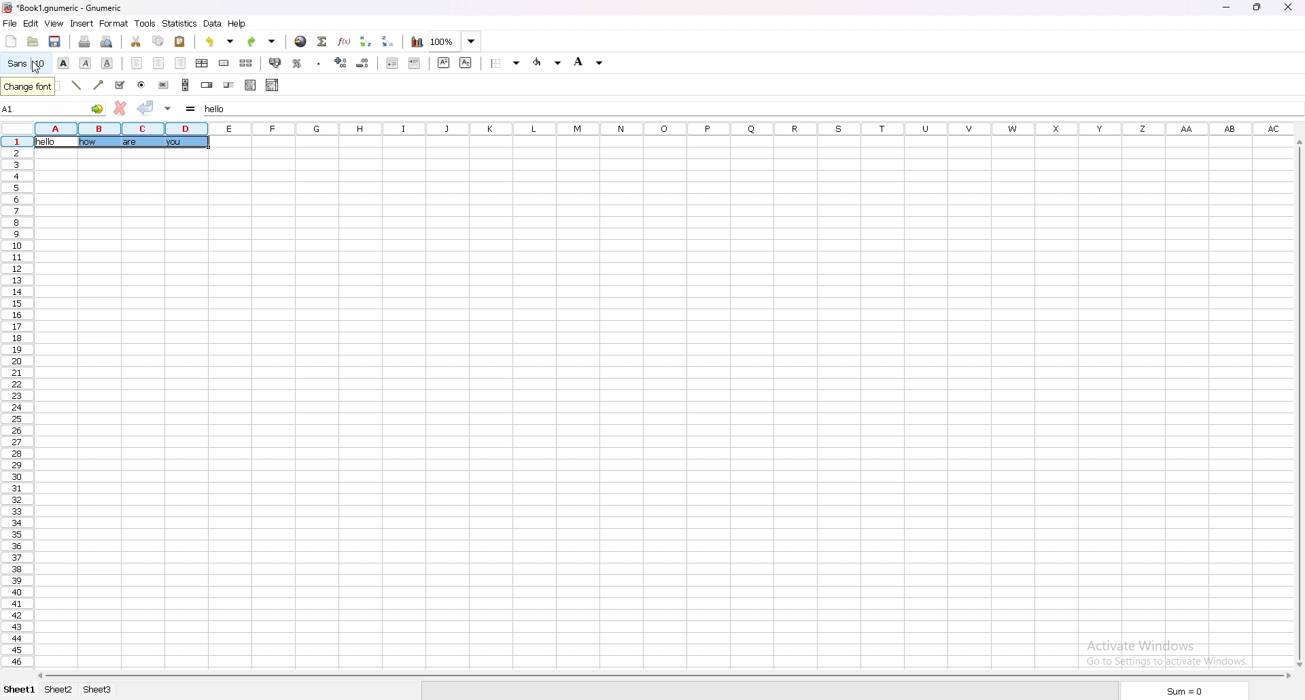  What do you see at coordinates (145, 23) in the screenshot?
I see `tools` at bounding box center [145, 23].